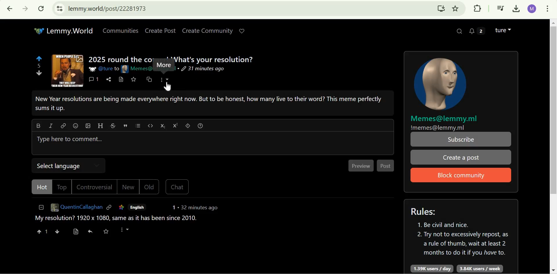  Describe the element at coordinates (477, 30) in the screenshot. I see `2 unread messages` at that location.